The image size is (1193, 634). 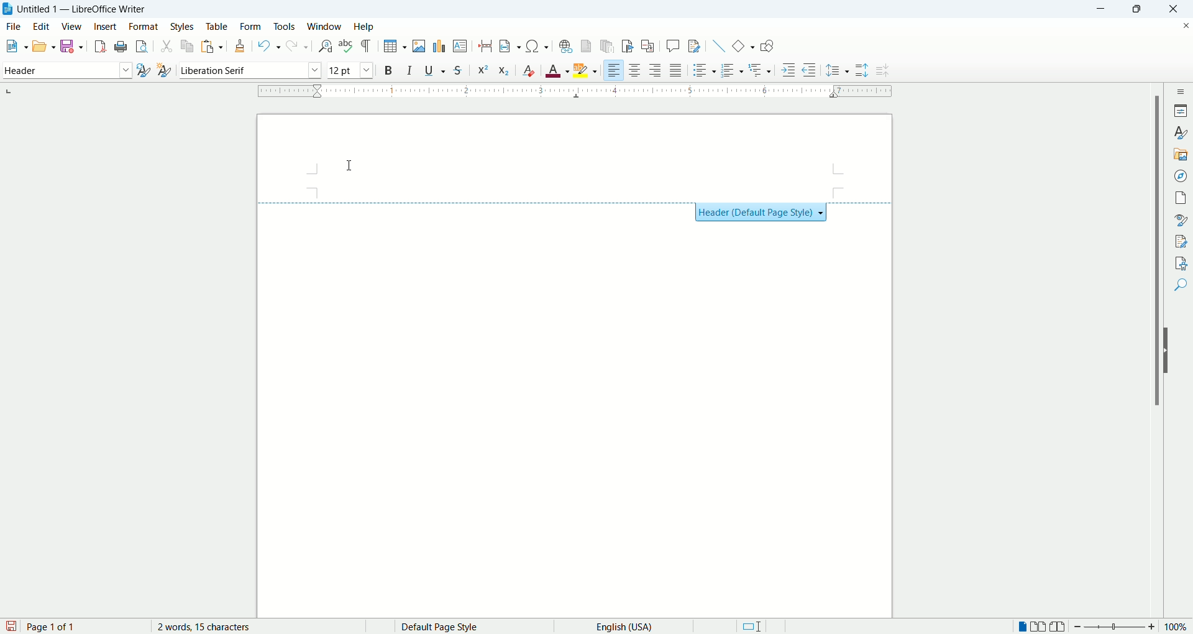 I want to click on insert textbox, so click(x=460, y=45).